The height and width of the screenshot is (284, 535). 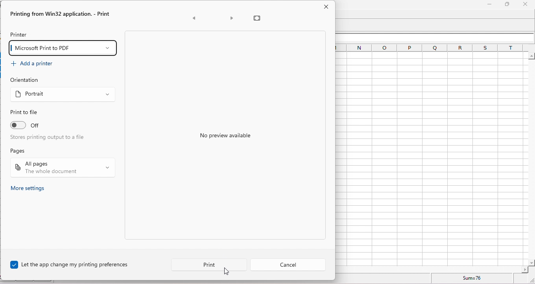 What do you see at coordinates (258, 18) in the screenshot?
I see `reset zoom` at bounding box center [258, 18].